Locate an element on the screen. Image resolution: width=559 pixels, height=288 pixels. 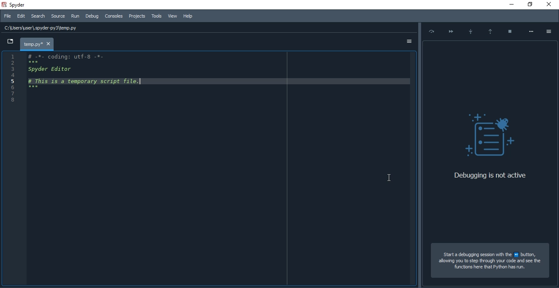
Debugging is not active is located at coordinates (490, 176).